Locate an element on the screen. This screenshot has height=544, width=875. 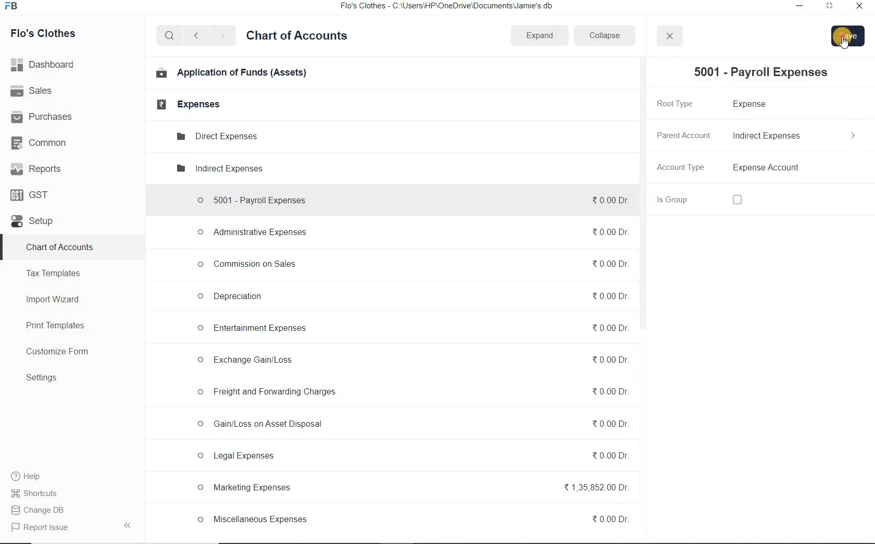
close is located at coordinates (858, 8).